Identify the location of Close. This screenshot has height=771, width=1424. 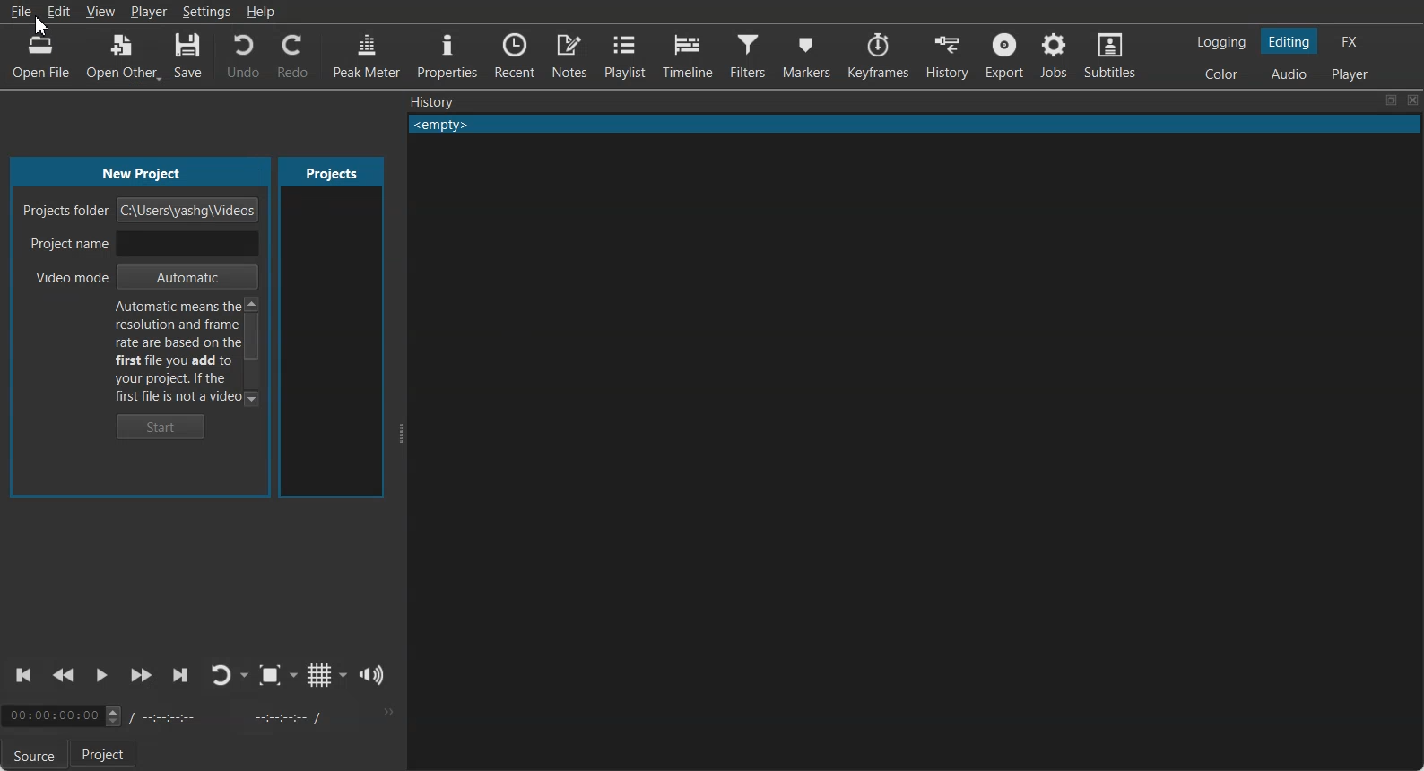
(1413, 100).